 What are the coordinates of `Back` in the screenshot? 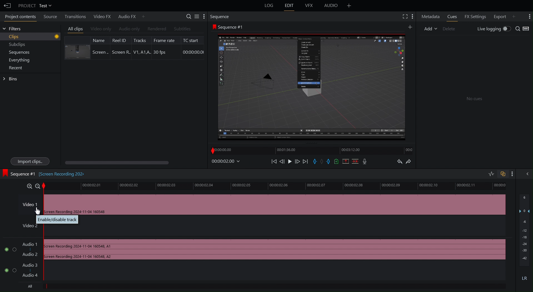 It's located at (7, 5).